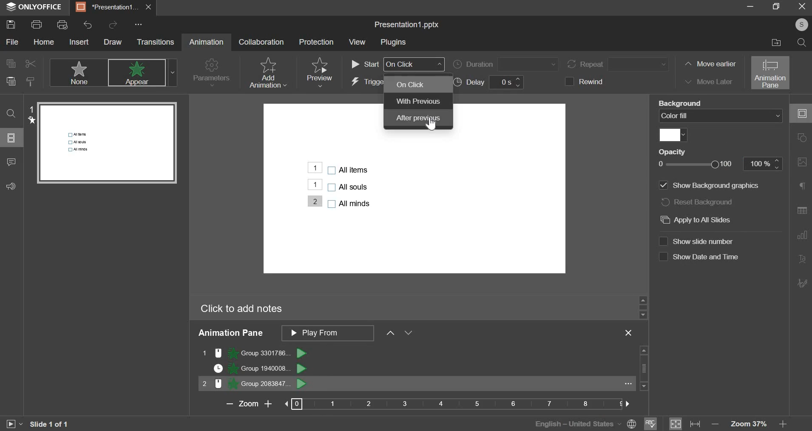 The width and height of the screenshot is (812, 431). What do you see at coordinates (505, 64) in the screenshot?
I see `duration` at bounding box center [505, 64].